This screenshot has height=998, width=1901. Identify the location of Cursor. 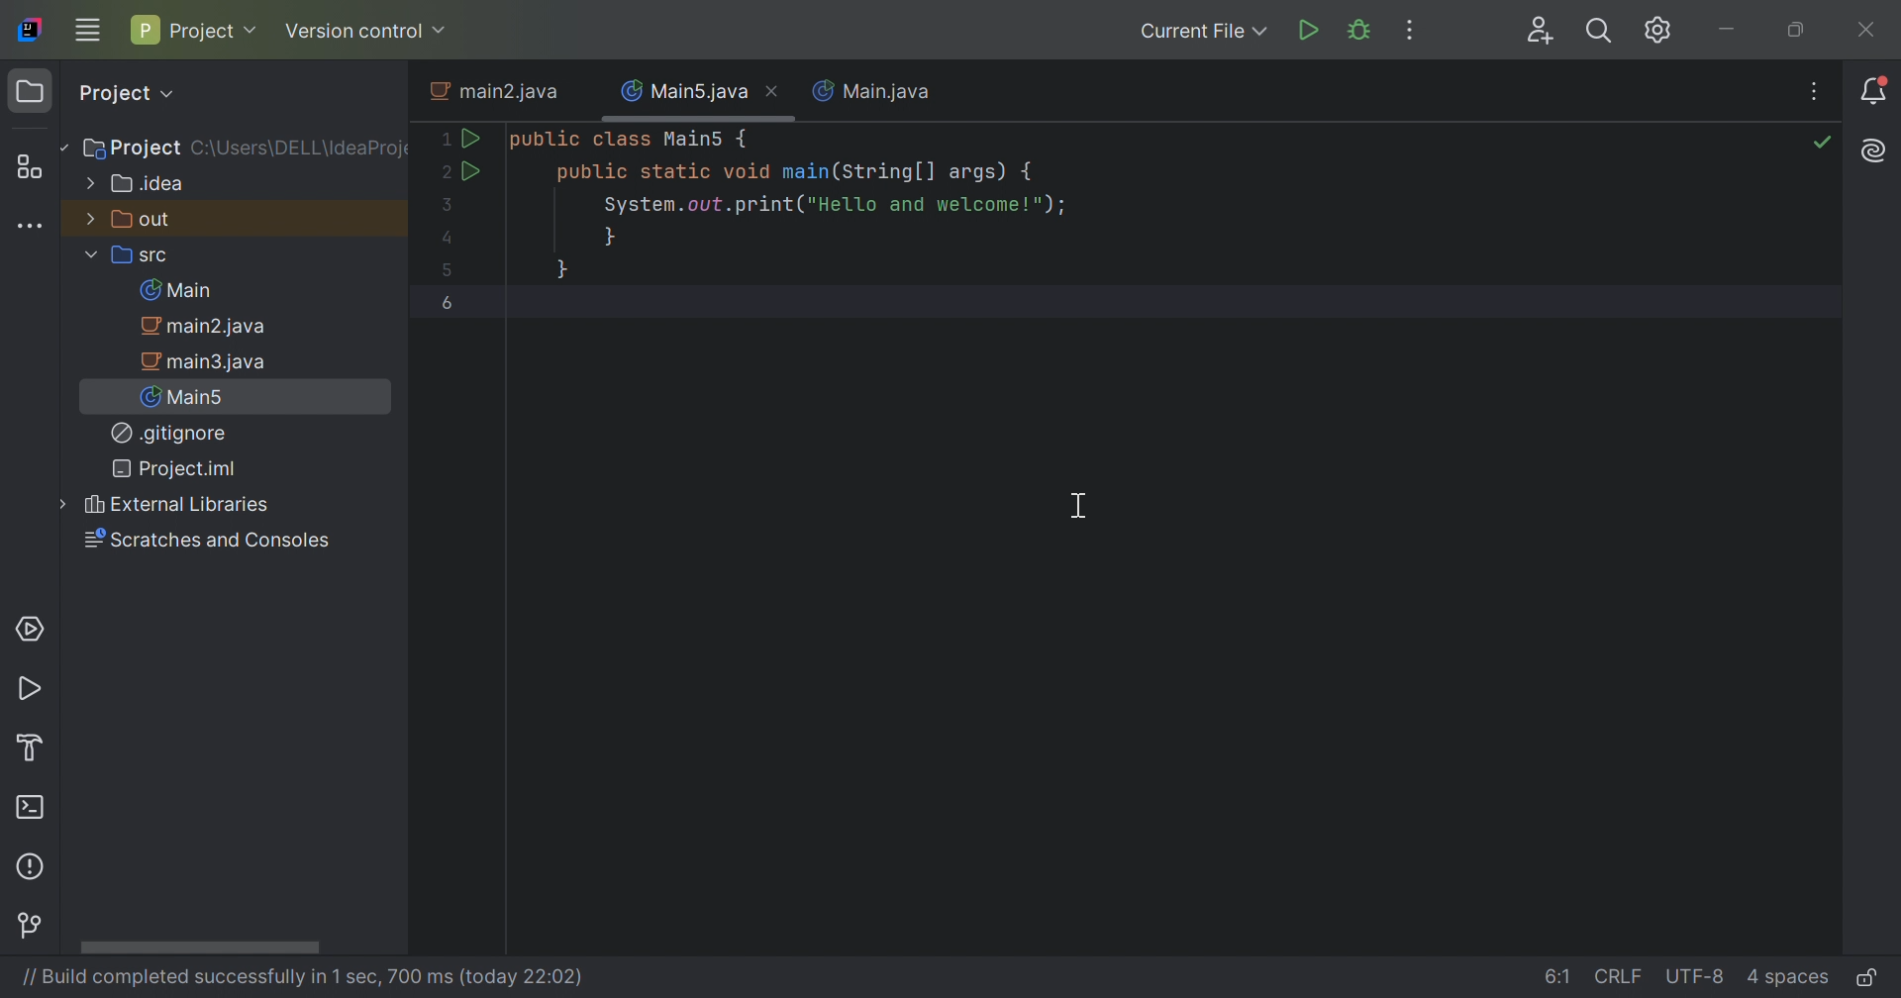
(1080, 507).